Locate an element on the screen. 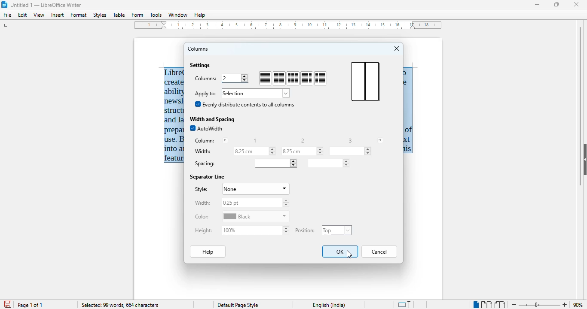 The width and height of the screenshot is (587, 309). height:  is located at coordinates (204, 230).